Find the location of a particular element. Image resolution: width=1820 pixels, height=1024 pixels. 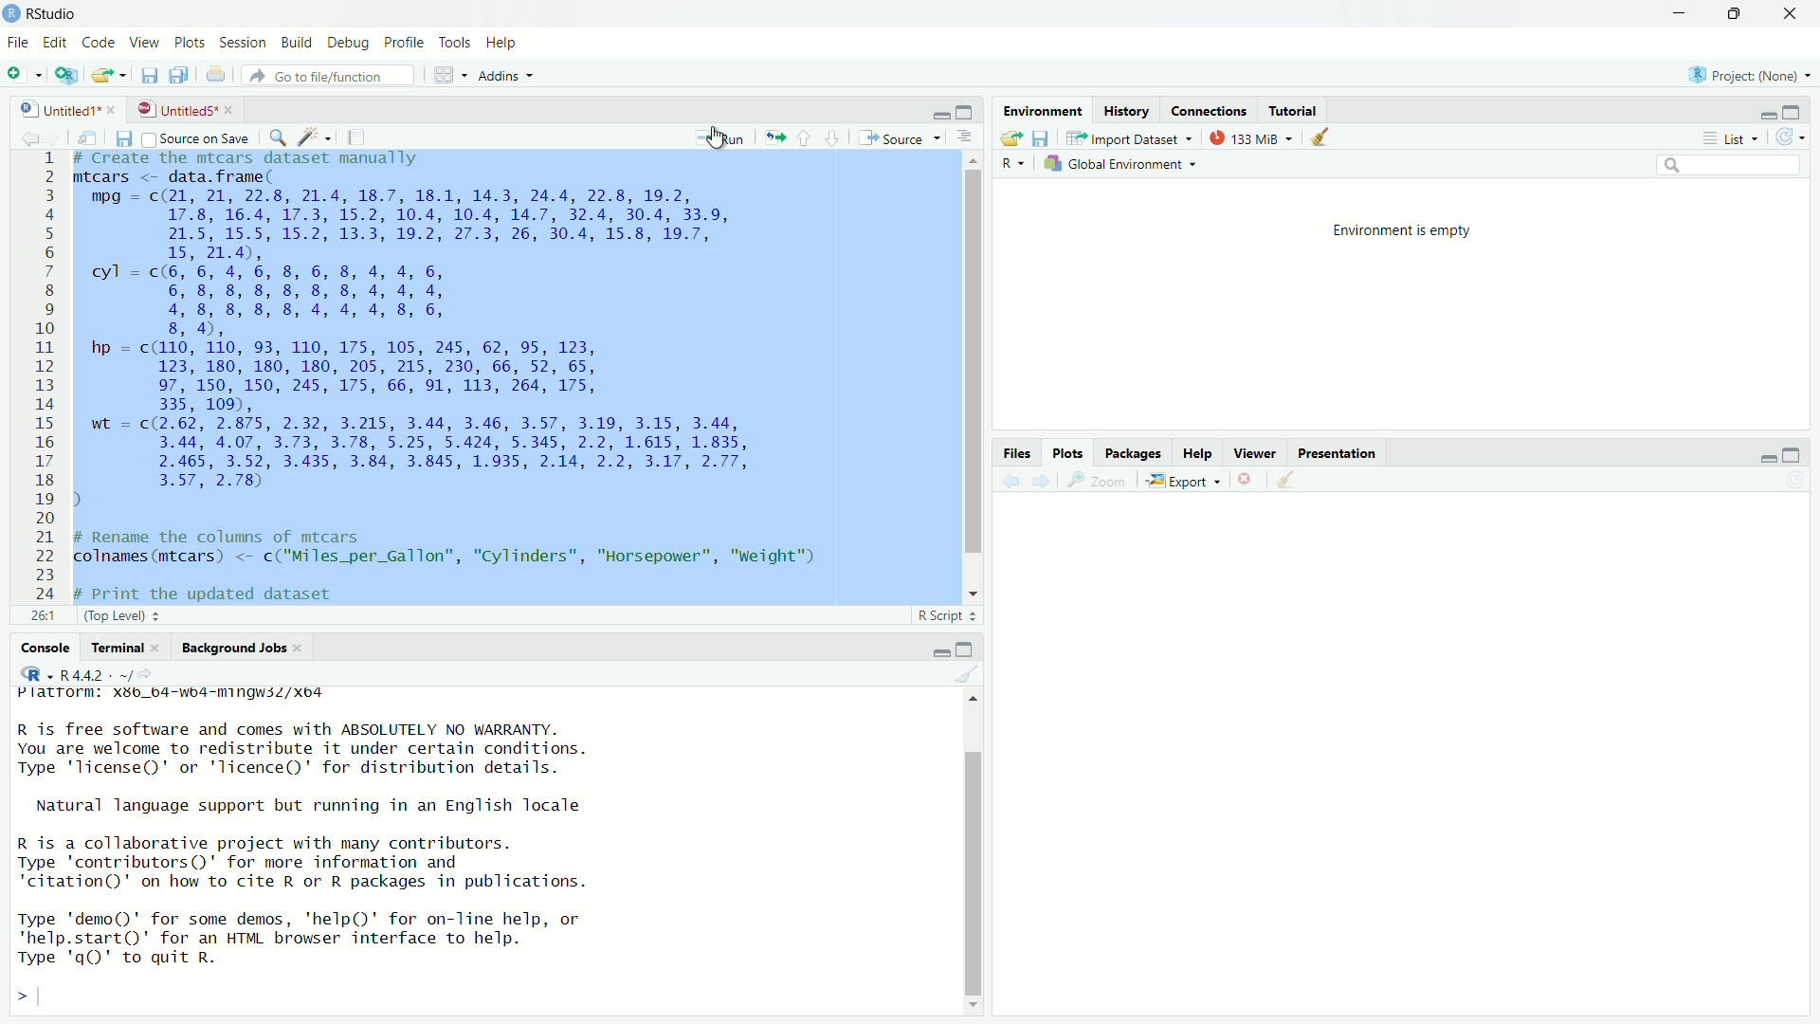

copy is located at coordinates (180, 75).